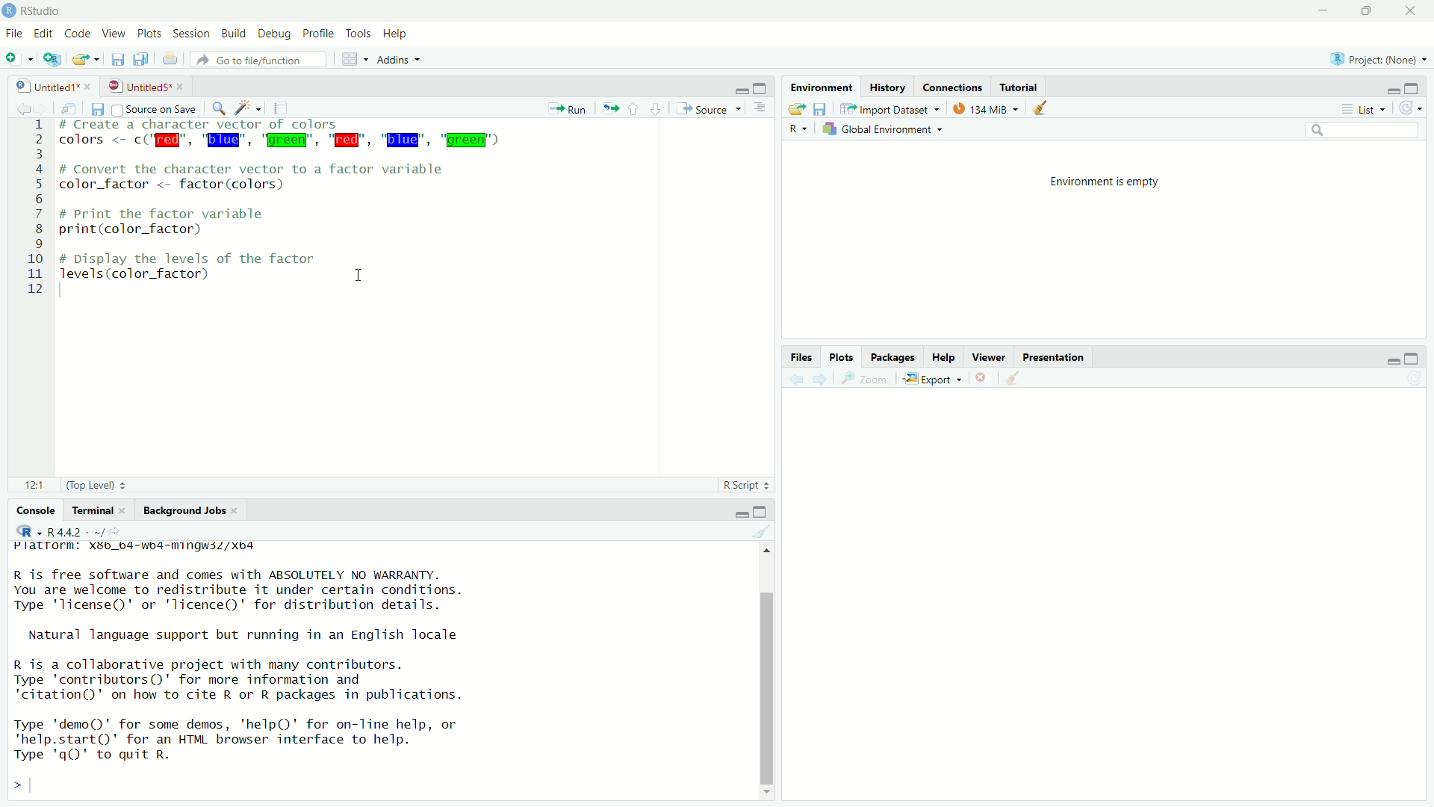  Describe the element at coordinates (9, 11) in the screenshot. I see `logo` at that location.